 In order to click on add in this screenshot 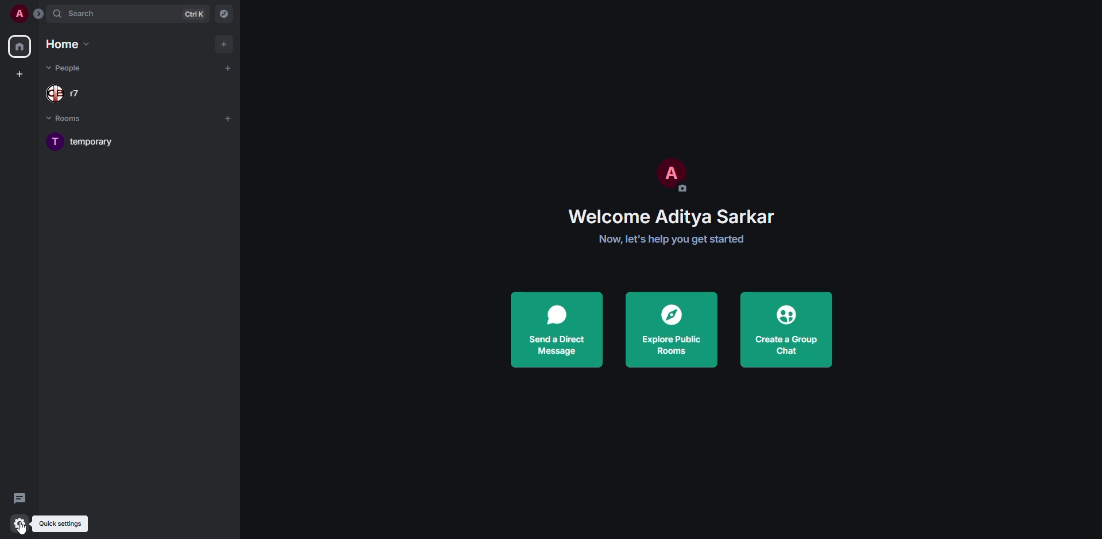, I will do `click(224, 42)`.